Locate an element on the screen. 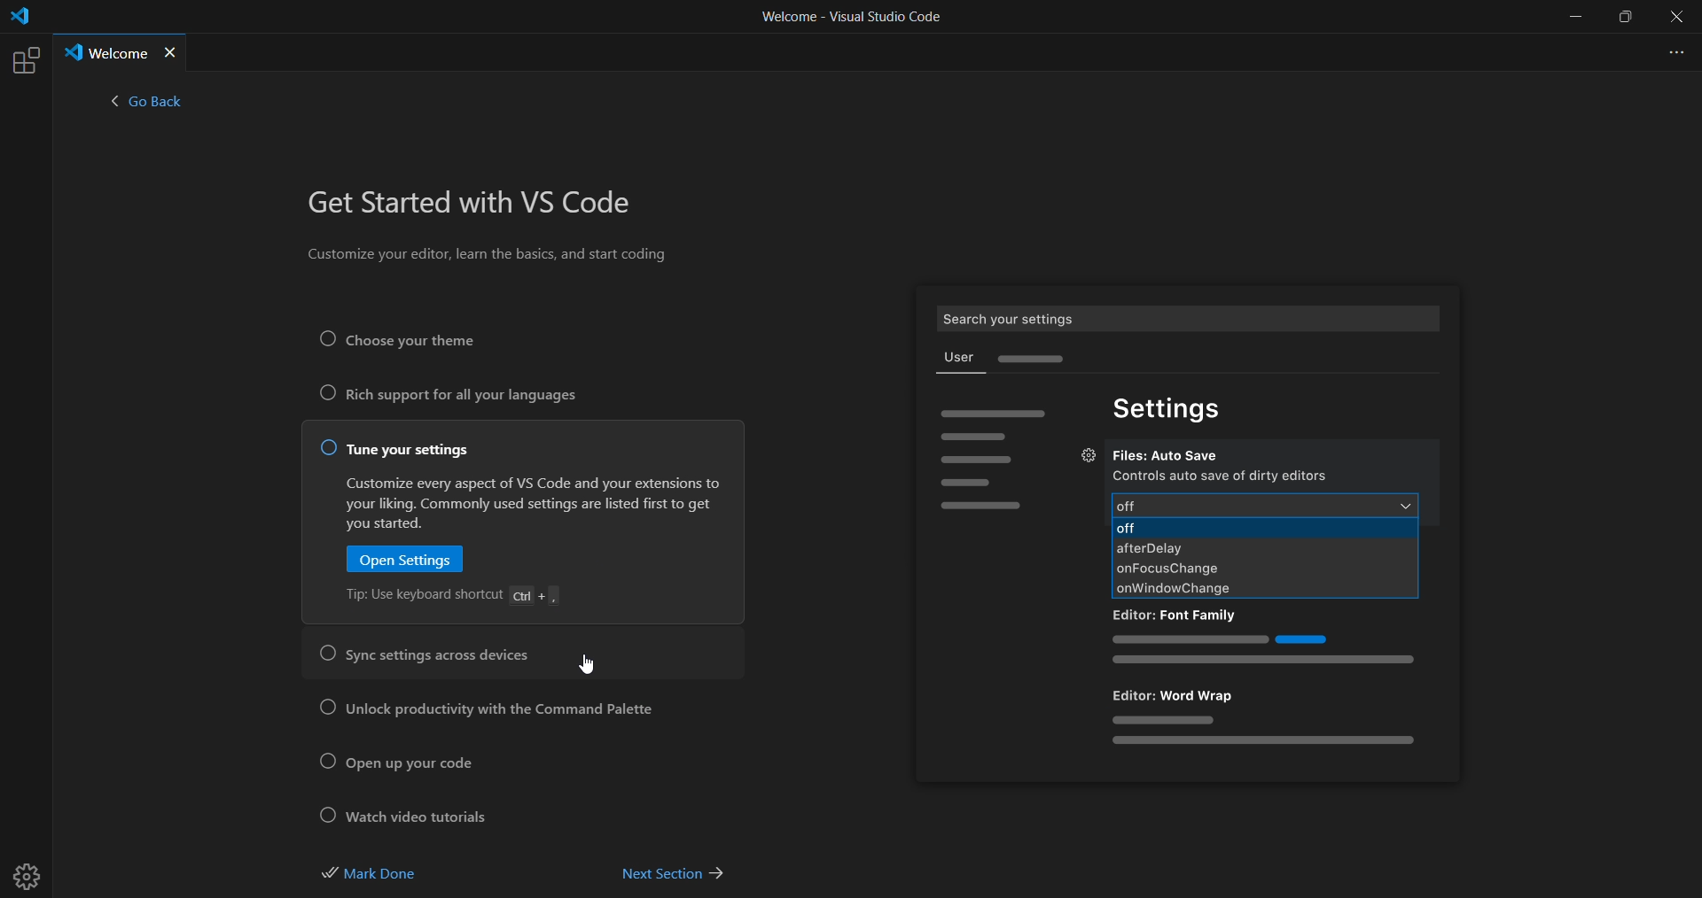 Image resolution: width=1702 pixels, height=898 pixels. close tab is located at coordinates (172, 53).